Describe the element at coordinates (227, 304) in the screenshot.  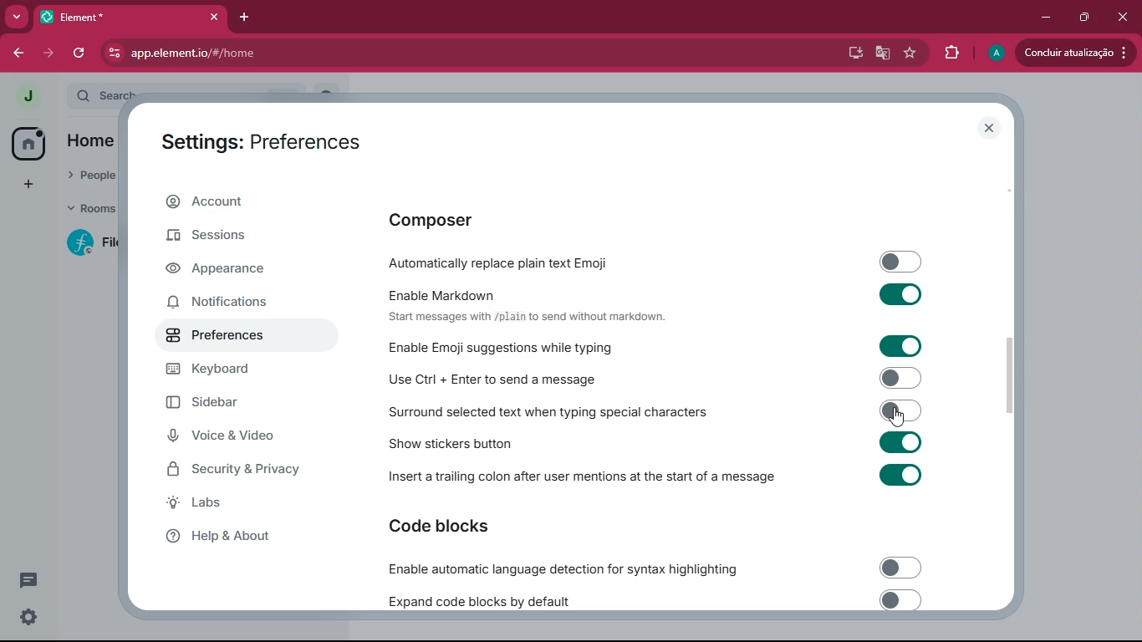
I see `notifications` at that location.